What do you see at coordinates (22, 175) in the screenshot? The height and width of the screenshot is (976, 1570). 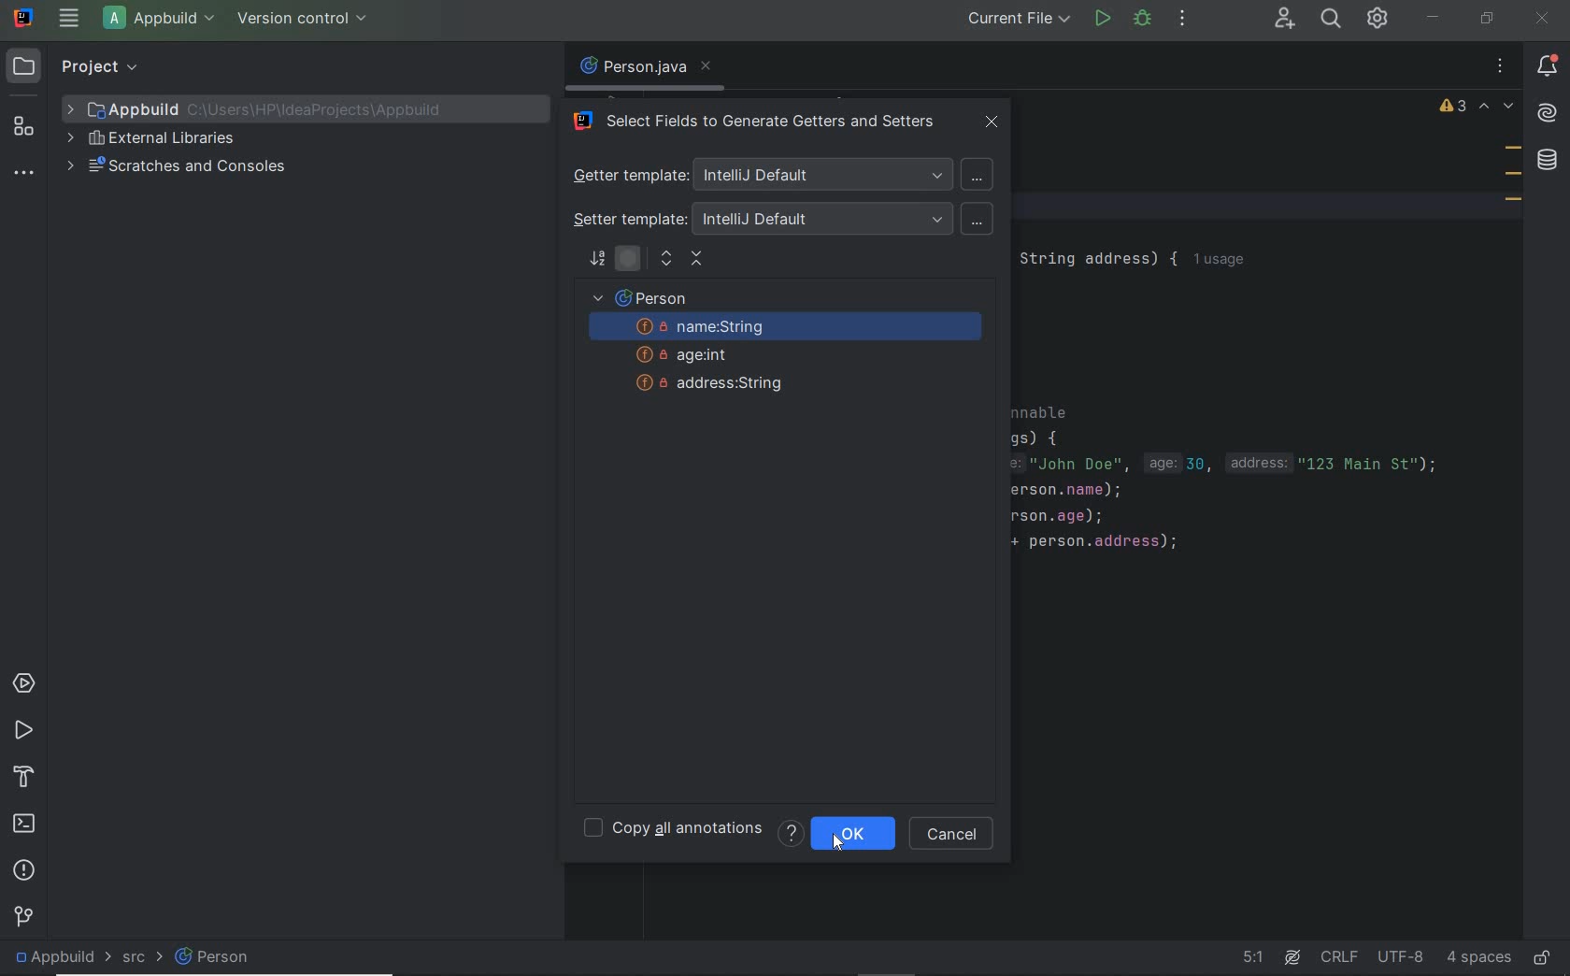 I see `more tool windows` at bounding box center [22, 175].